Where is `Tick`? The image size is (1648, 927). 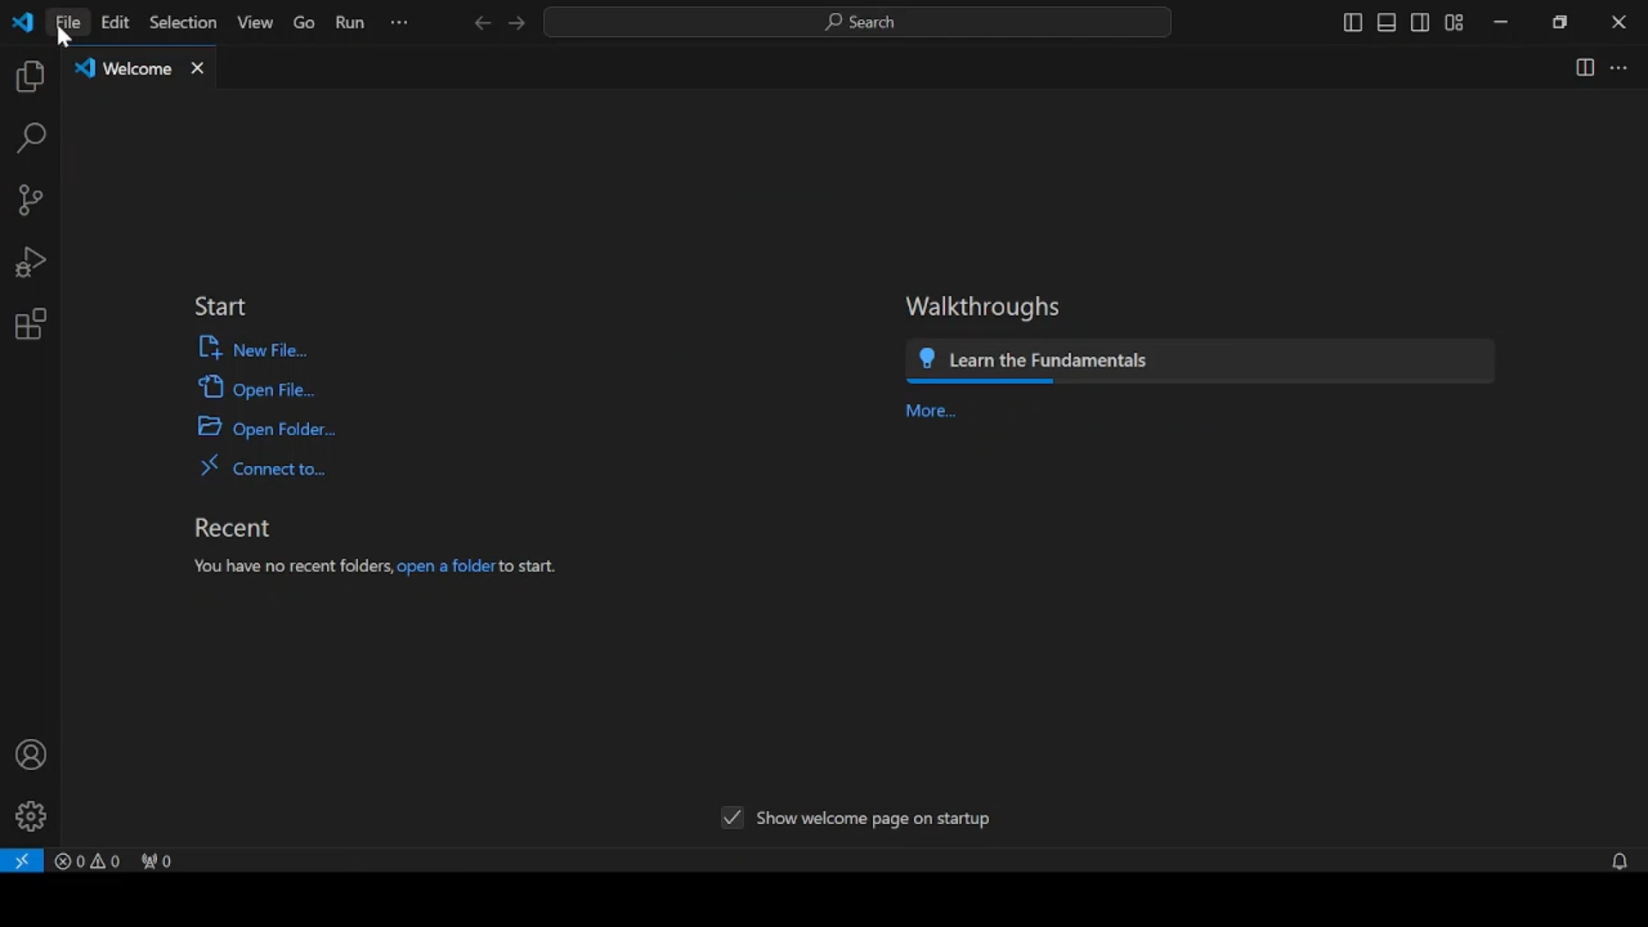
Tick is located at coordinates (728, 815).